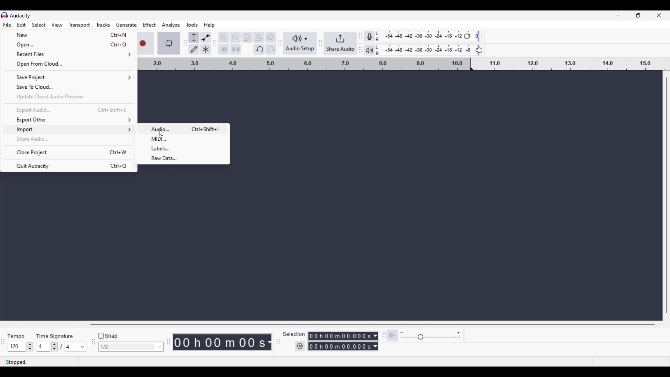 The width and height of the screenshot is (670, 377). What do you see at coordinates (269, 50) in the screenshot?
I see `Redo` at bounding box center [269, 50].